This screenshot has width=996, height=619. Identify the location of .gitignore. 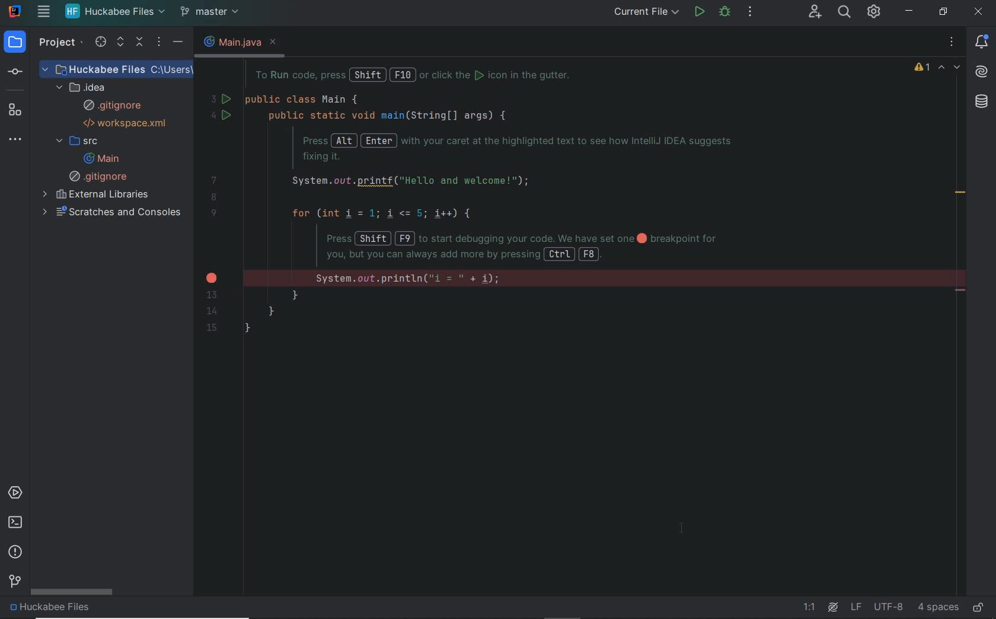
(100, 177).